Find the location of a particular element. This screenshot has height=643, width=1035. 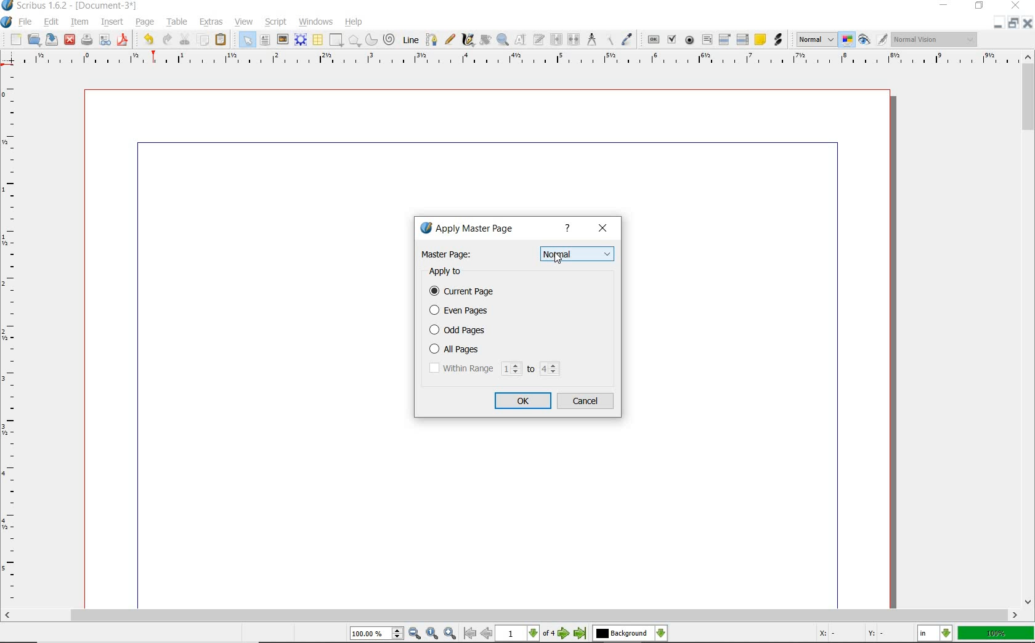

cut is located at coordinates (185, 39).